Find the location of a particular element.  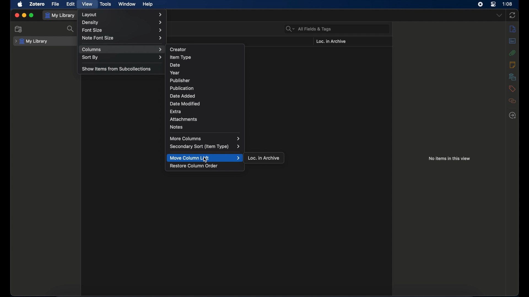

loc. in archive is located at coordinates (264, 158).